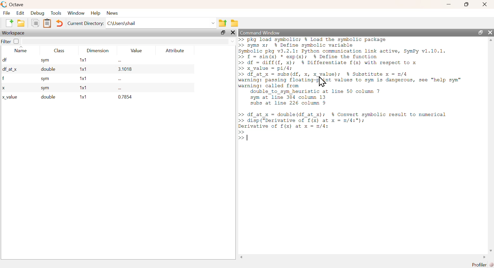 The width and height of the screenshot is (494, 268). I want to click on f, so click(4, 79).